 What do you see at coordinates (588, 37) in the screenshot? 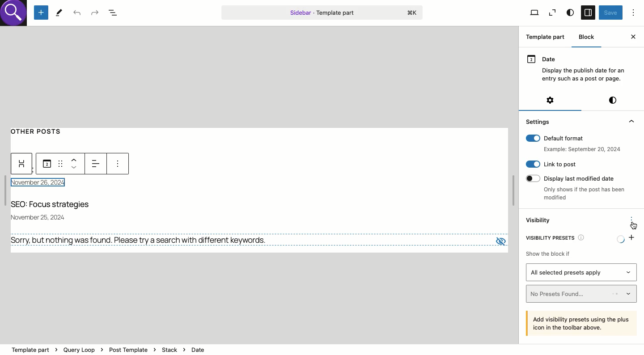
I see `Block ` at bounding box center [588, 37].